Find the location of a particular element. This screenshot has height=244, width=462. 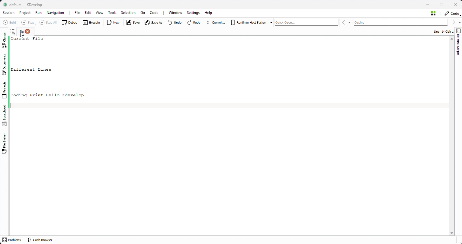

Info is located at coordinates (434, 31).